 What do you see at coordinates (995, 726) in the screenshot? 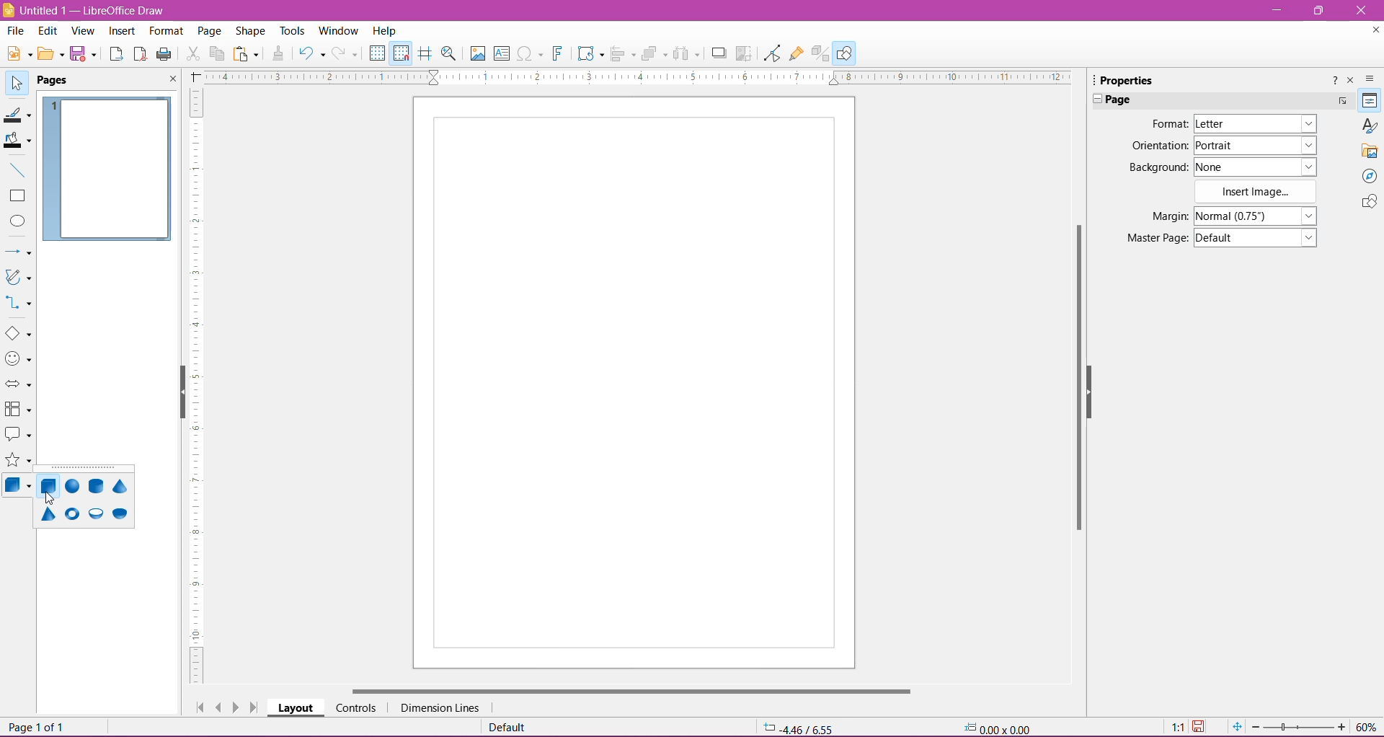
I see `Selected Object Size` at bounding box center [995, 726].